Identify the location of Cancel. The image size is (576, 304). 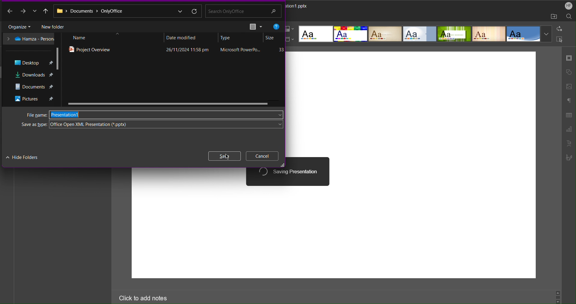
(262, 156).